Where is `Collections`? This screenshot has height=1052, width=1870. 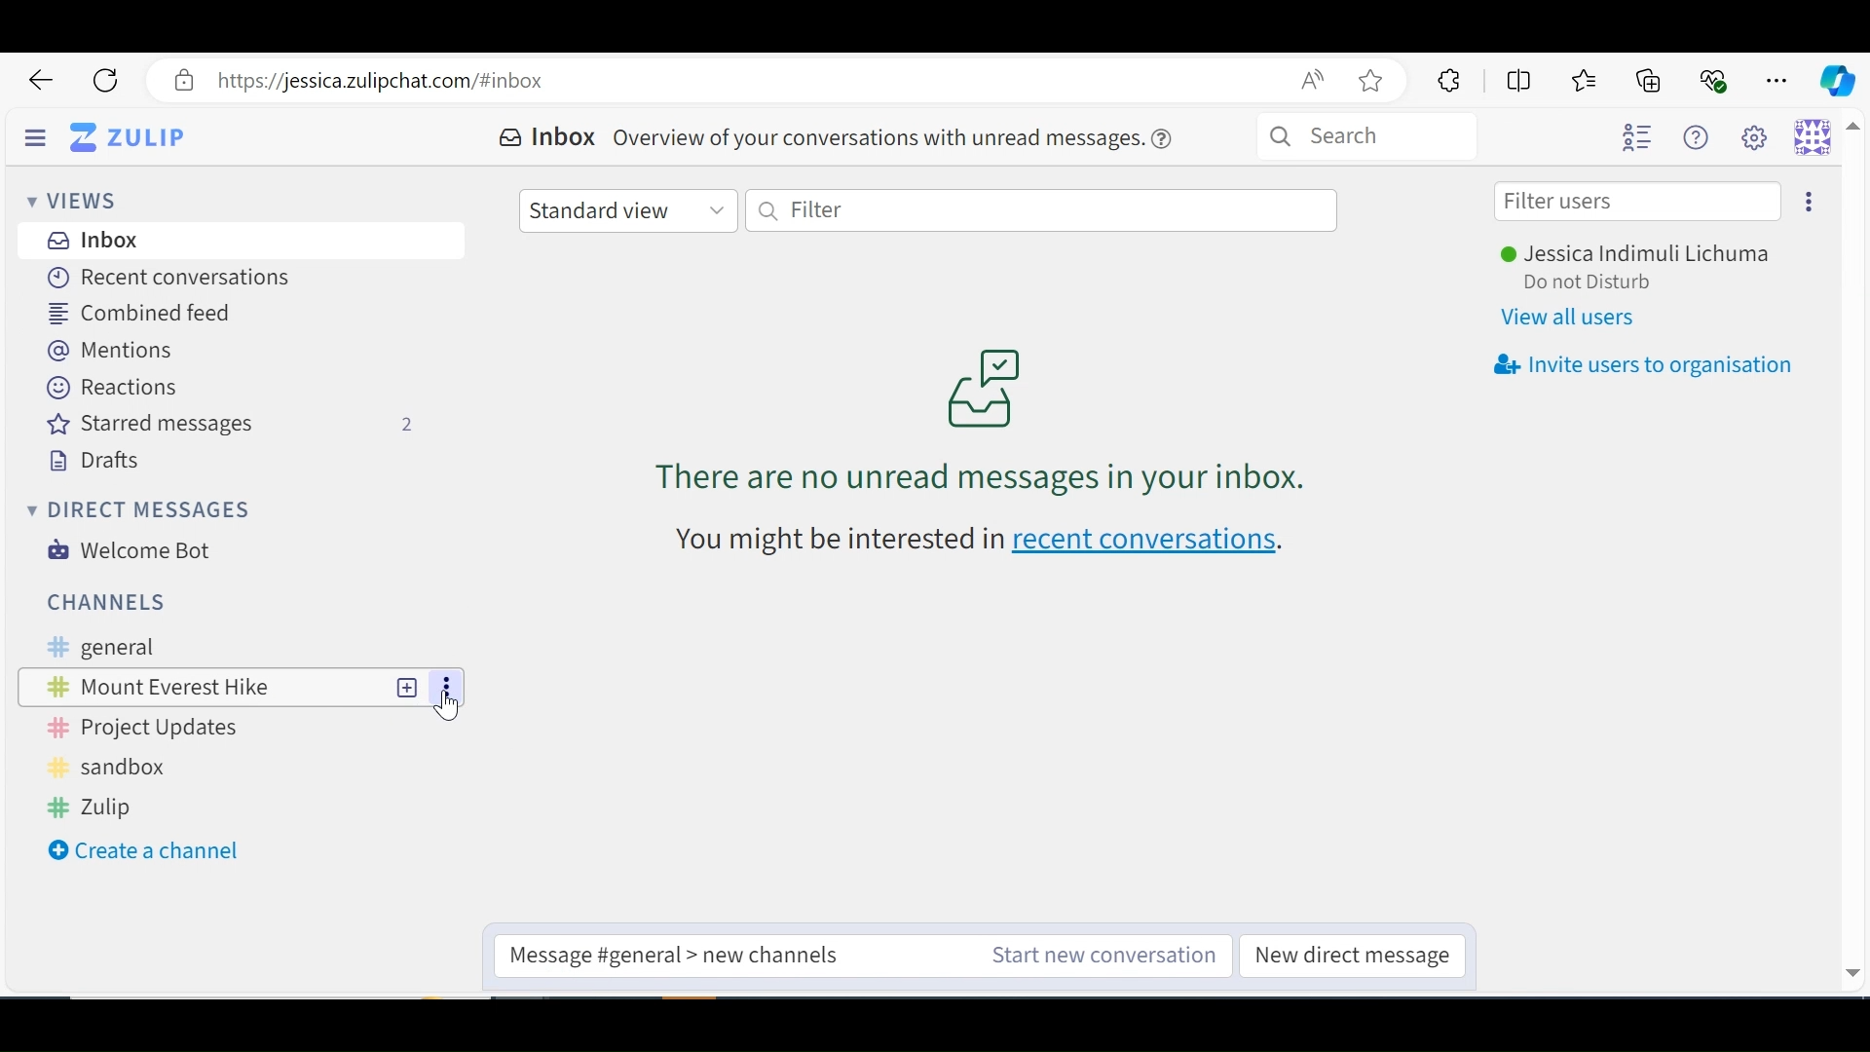 Collections is located at coordinates (1652, 79).